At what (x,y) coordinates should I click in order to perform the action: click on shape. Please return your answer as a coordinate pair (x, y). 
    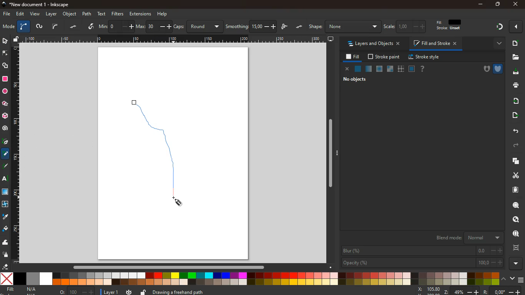
    Looking at the image, I should click on (6, 65).